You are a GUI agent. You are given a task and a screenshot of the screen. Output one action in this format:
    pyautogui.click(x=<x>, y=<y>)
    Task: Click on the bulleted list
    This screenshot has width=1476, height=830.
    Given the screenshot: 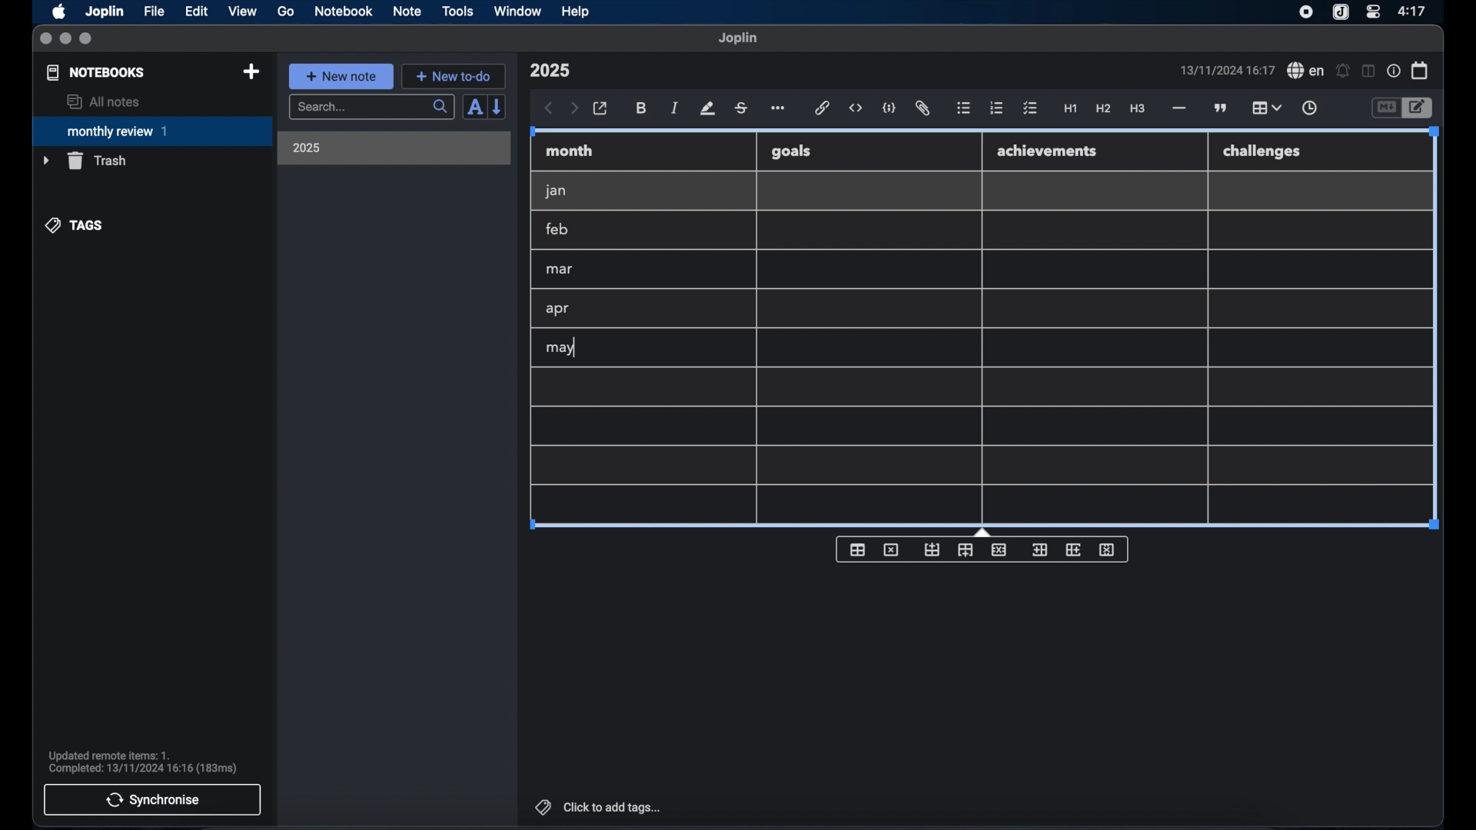 What is the action you would take?
    pyautogui.click(x=963, y=108)
    